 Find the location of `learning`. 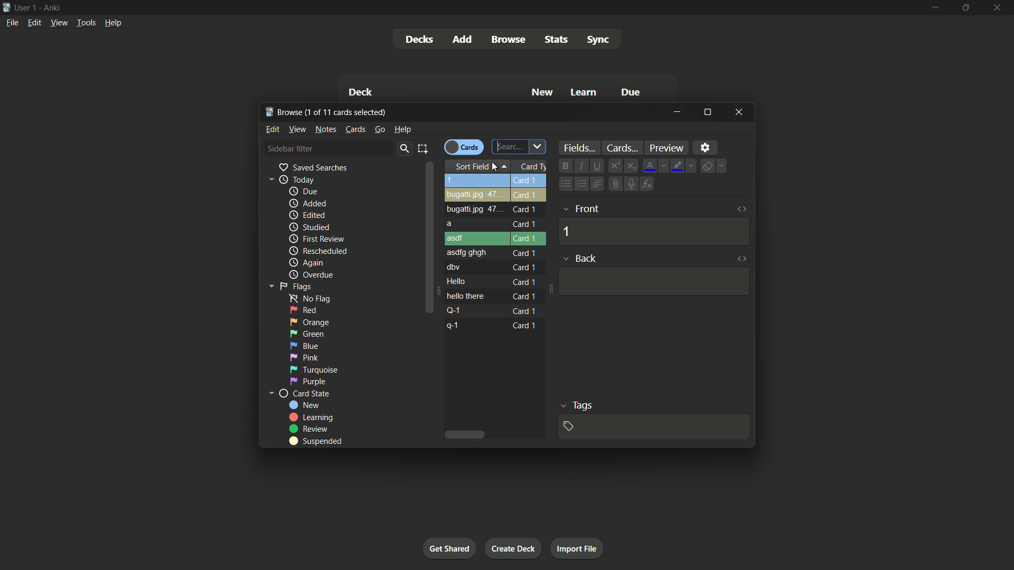

learning is located at coordinates (314, 417).